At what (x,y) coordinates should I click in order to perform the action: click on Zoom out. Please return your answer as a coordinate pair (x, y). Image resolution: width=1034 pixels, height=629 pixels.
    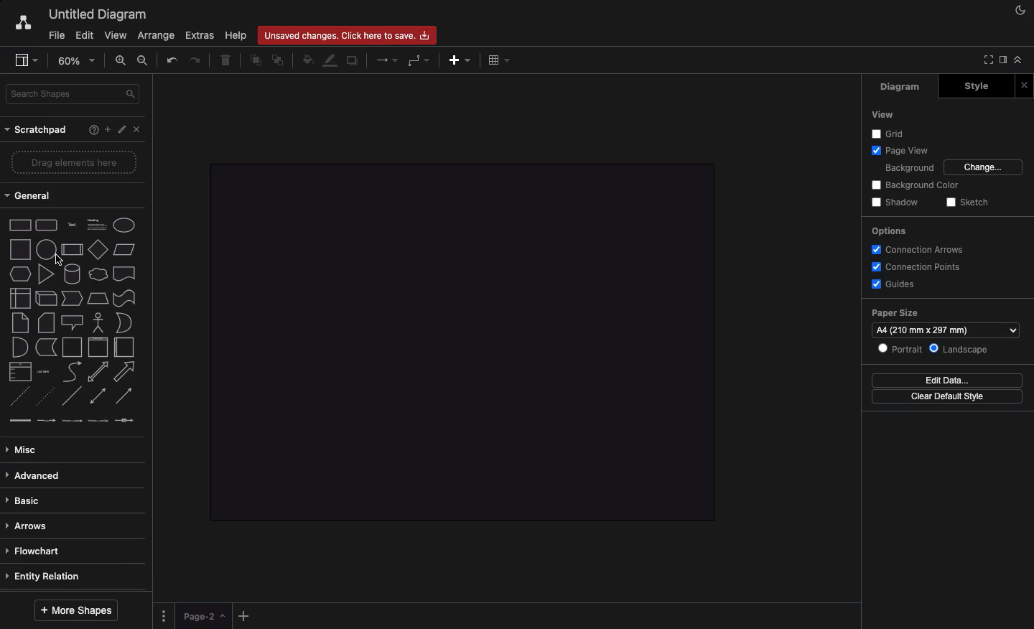
    Looking at the image, I should click on (143, 61).